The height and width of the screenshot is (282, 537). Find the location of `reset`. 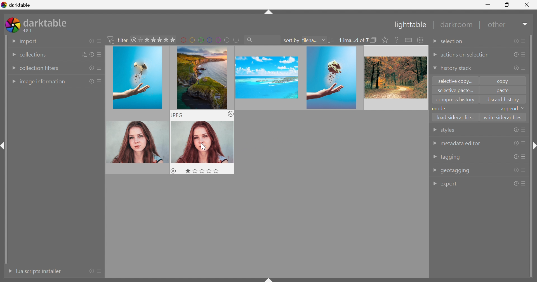

reset is located at coordinates (515, 41).